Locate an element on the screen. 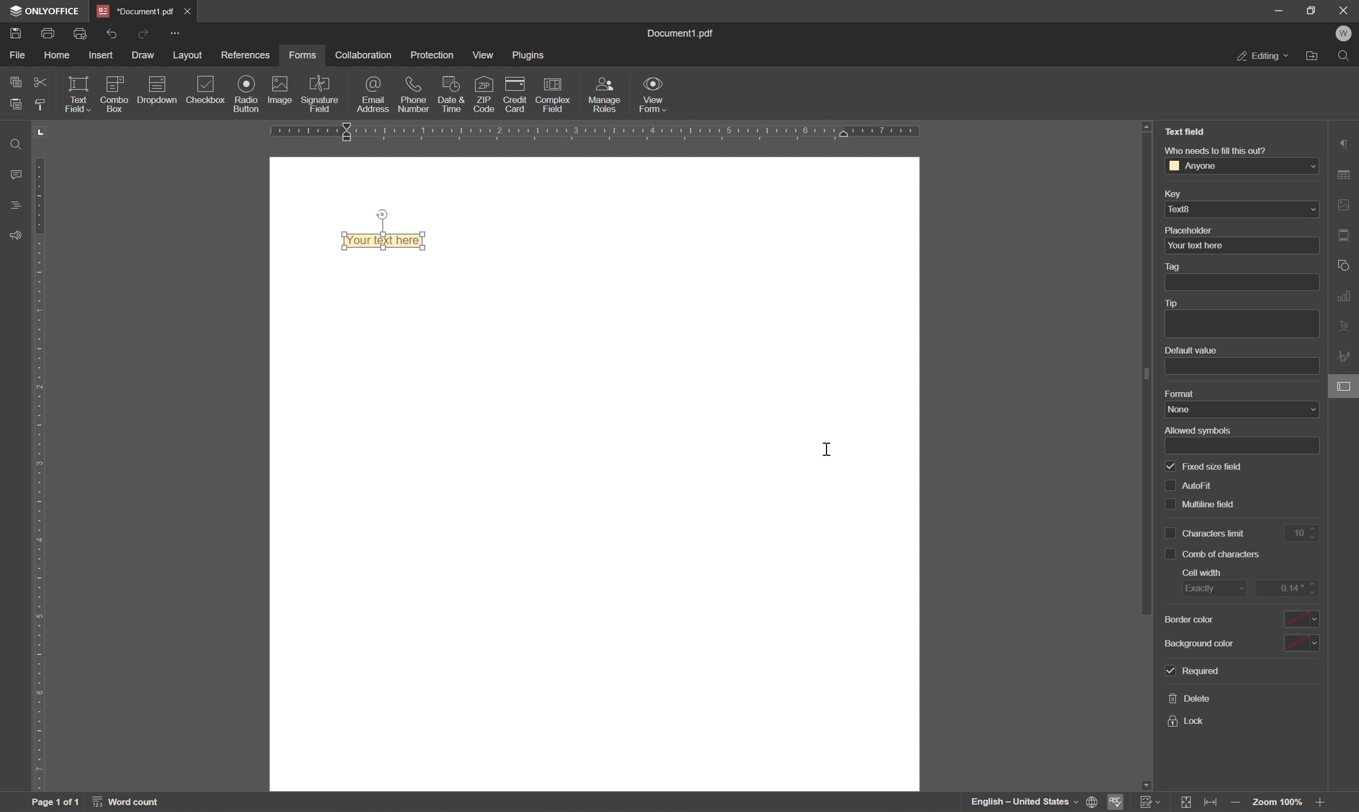 The image size is (1359, 812). doxument1.pdf is located at coordinates (135, 11).